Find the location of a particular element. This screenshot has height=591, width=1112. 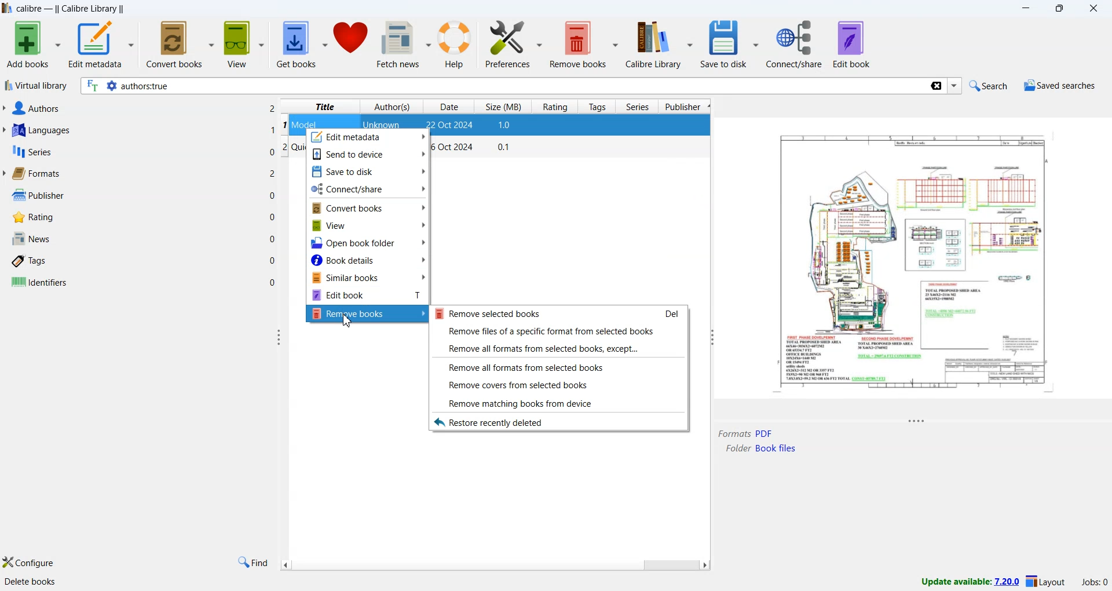

0 is located at coordinates (272, 196).